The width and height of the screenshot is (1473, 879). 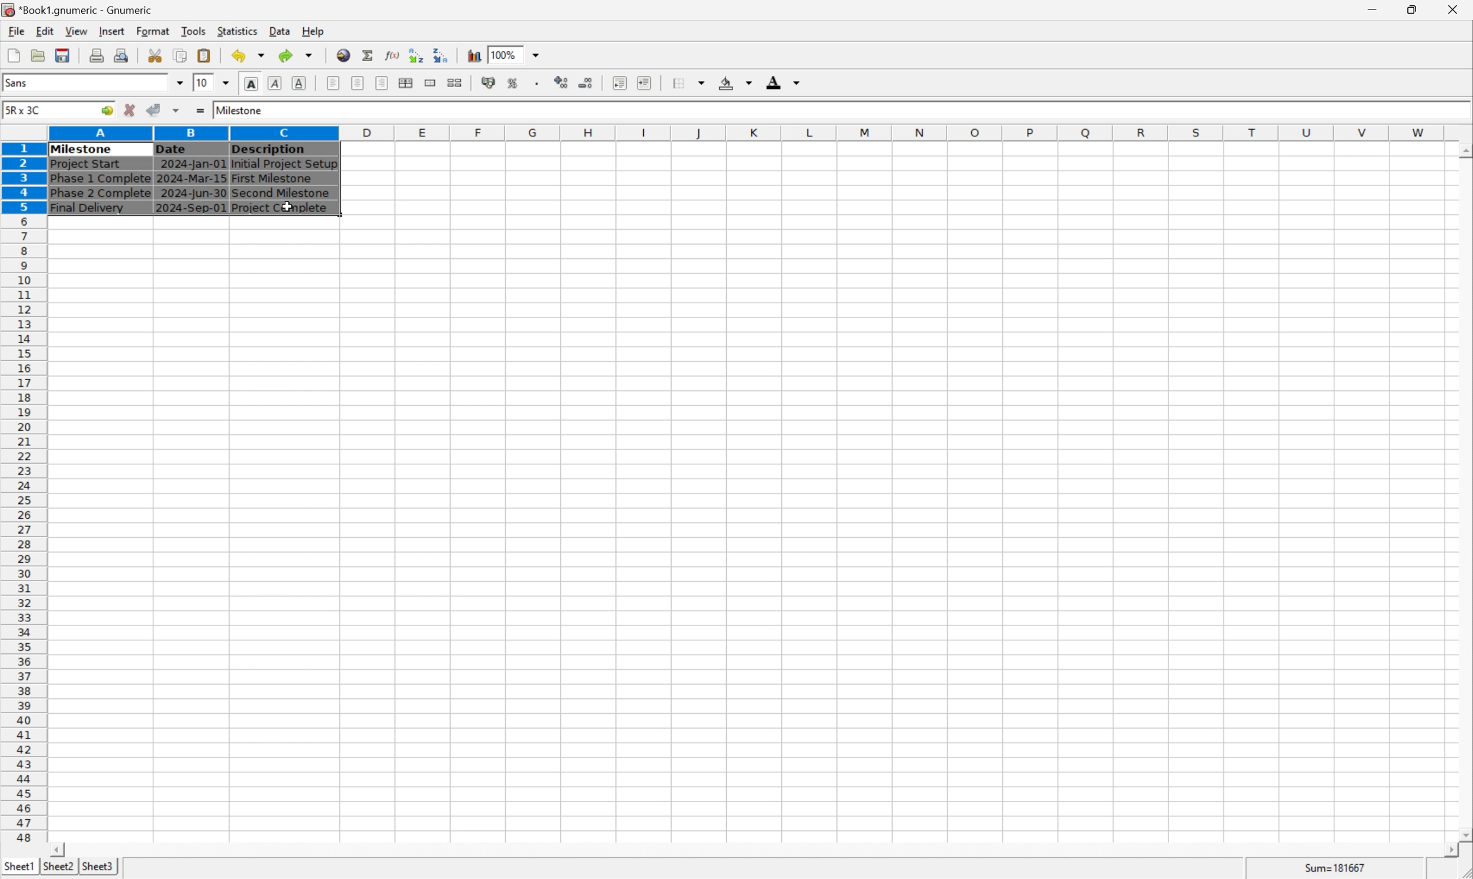 I want to click on view, so click(x=75, y=31).